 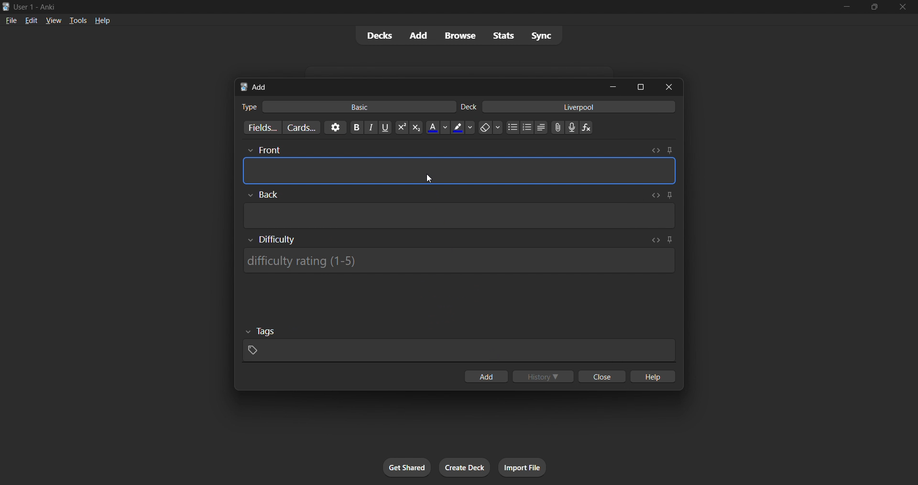 What do you see at coordinates (503, 35) in the screenshot?
I see `stats` at bounding box center [503, 35].